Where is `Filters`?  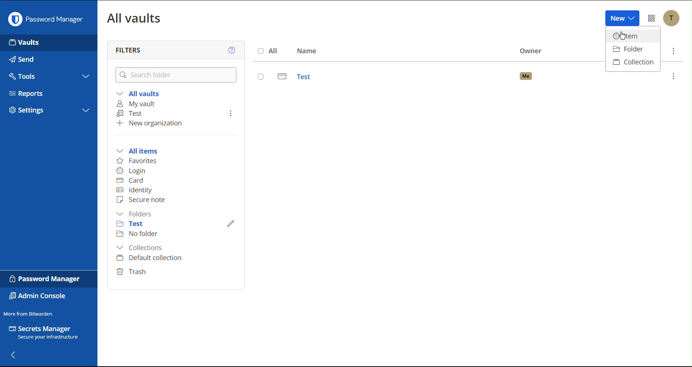
Filters is located at coordinates (129, 49).